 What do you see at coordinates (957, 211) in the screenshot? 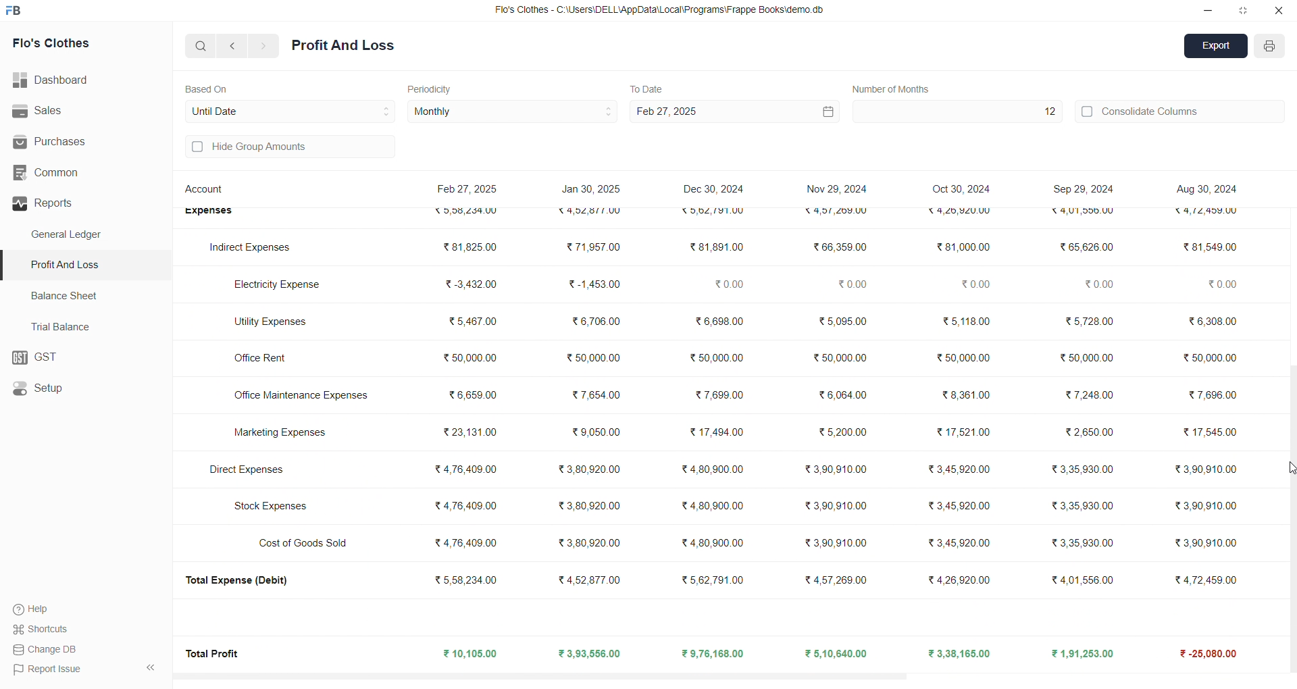
I see `₹4,26,920.00` at bounding box center [957, 211].